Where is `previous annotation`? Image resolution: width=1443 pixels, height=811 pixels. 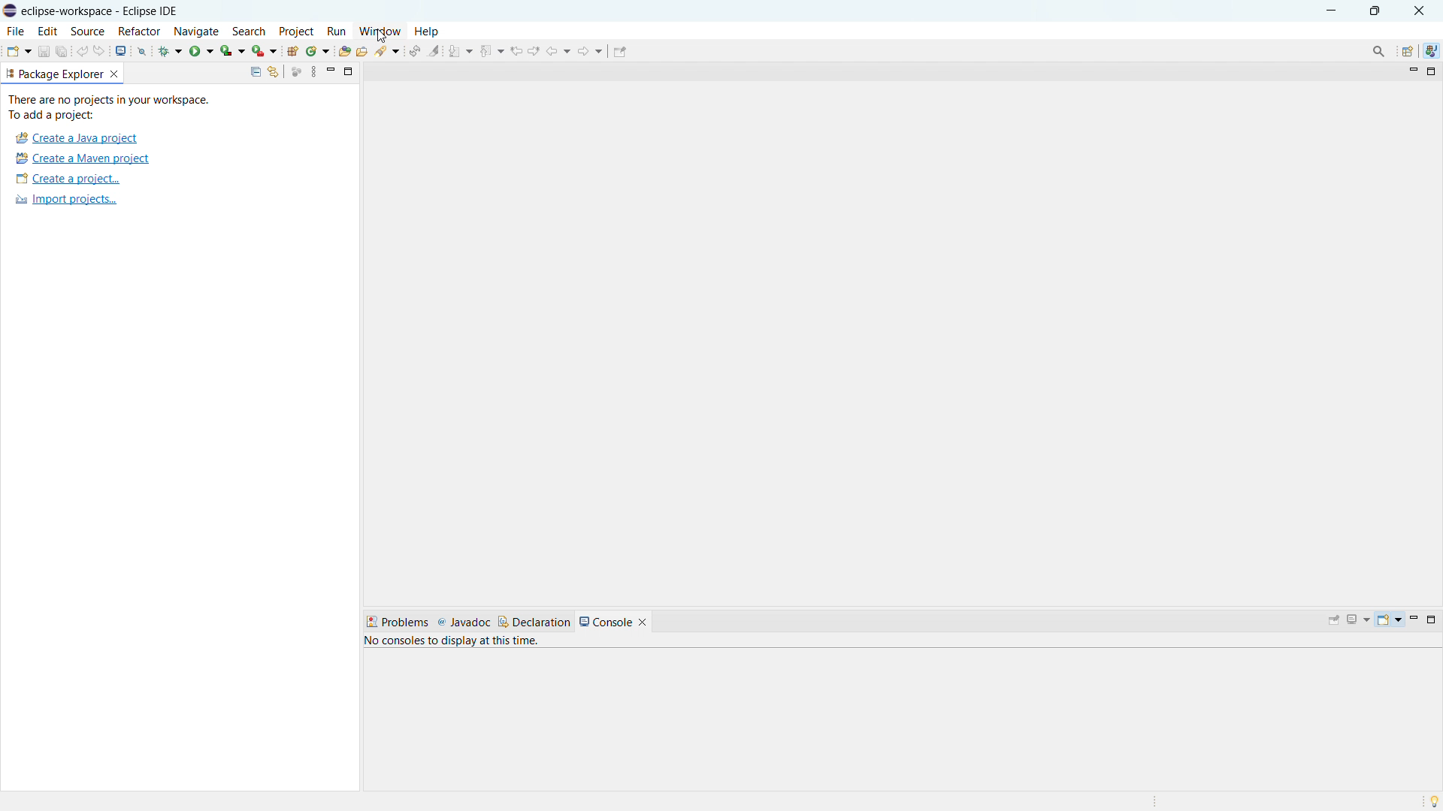 previous annotation is located at coordinates (492, 50).